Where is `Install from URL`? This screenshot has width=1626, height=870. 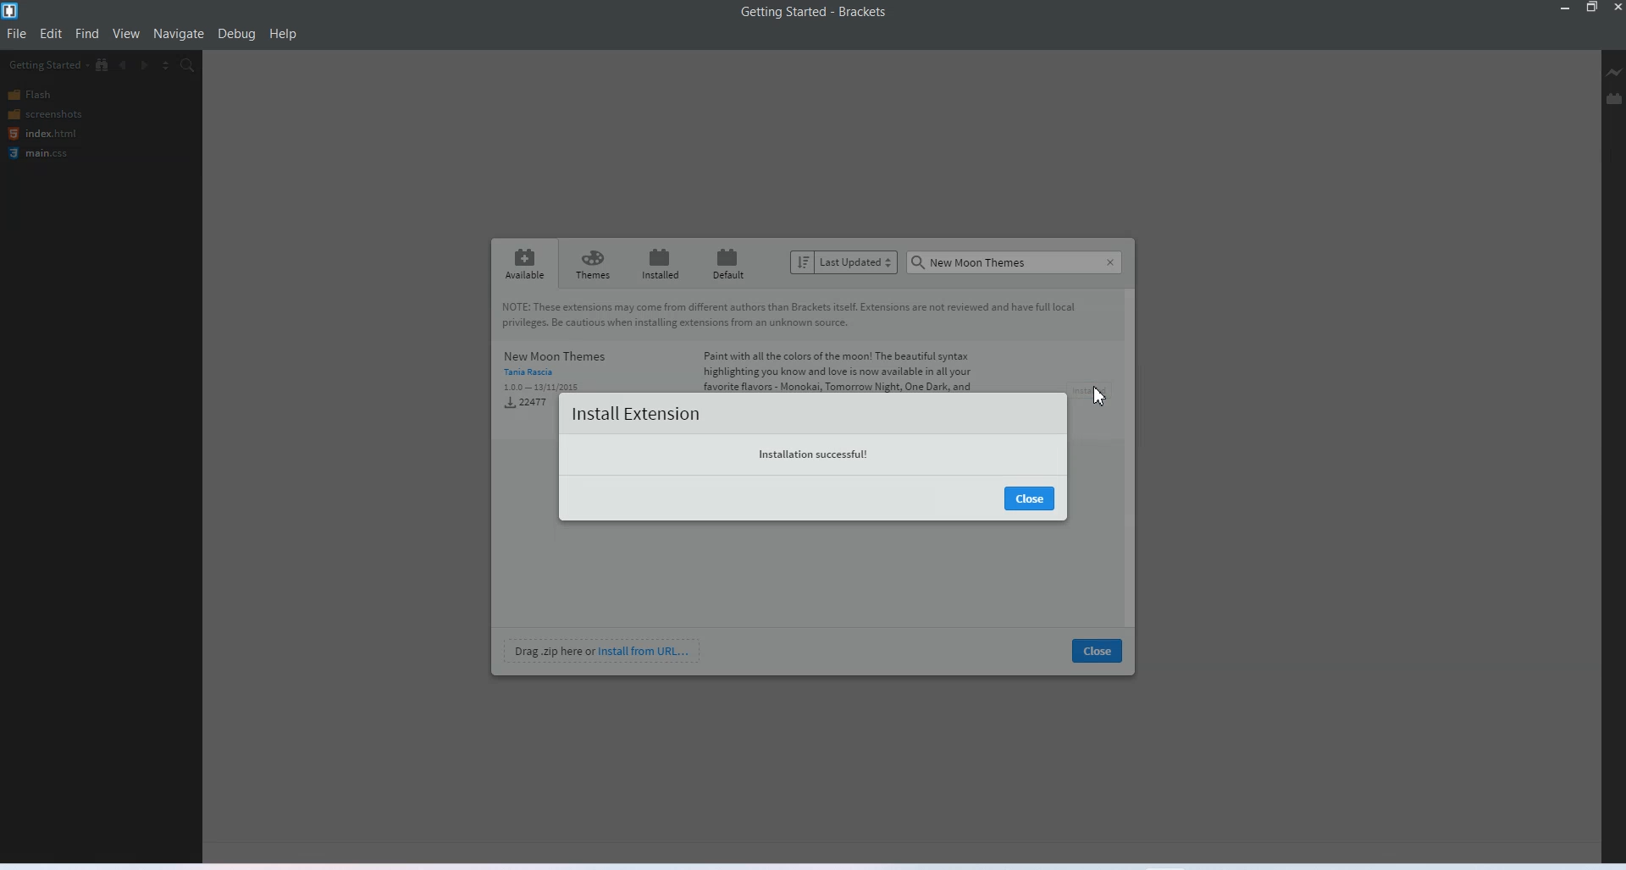
Install from URL is located at coordinates (602, 650).